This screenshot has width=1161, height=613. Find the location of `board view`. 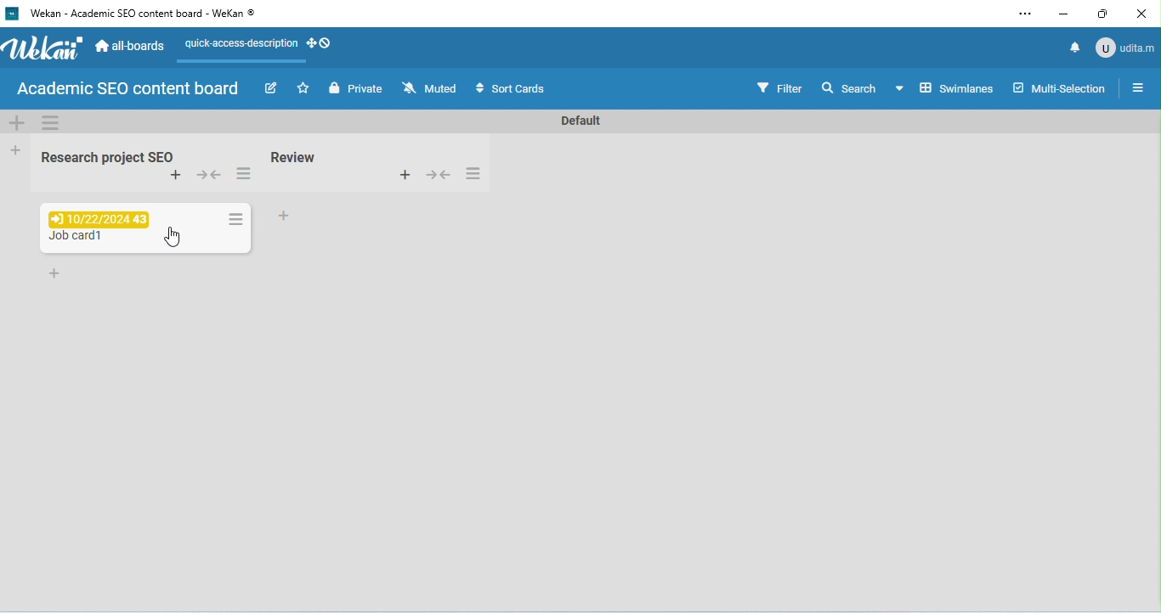

board view is located at coordinates (943, 87).